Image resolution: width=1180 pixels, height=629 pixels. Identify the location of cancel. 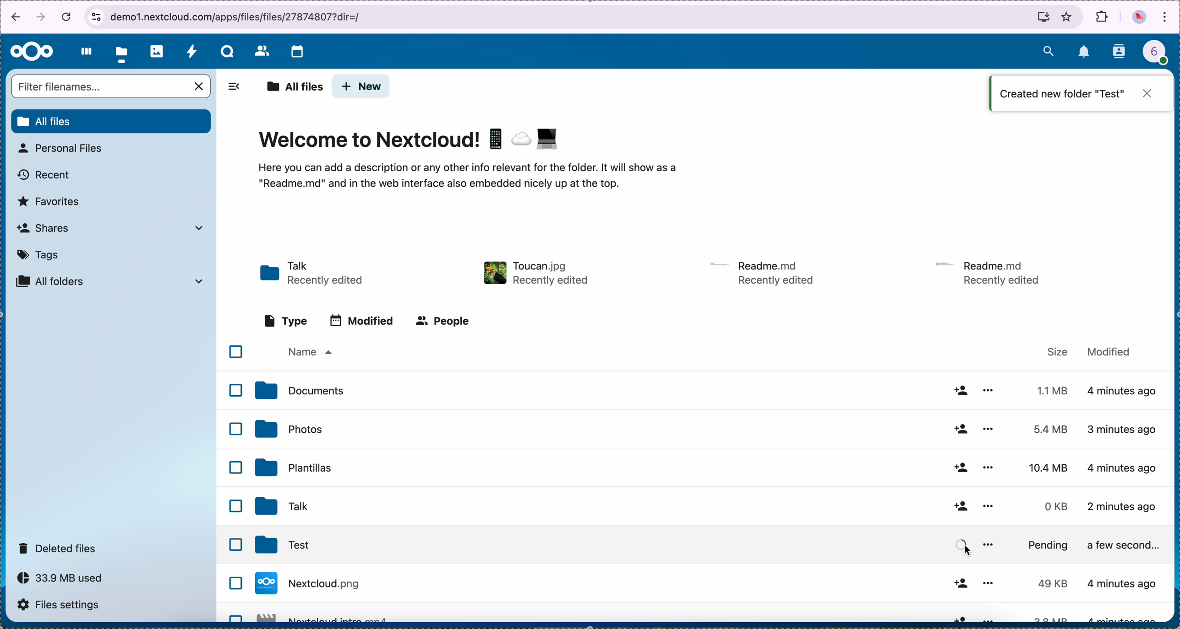
(68, 16).